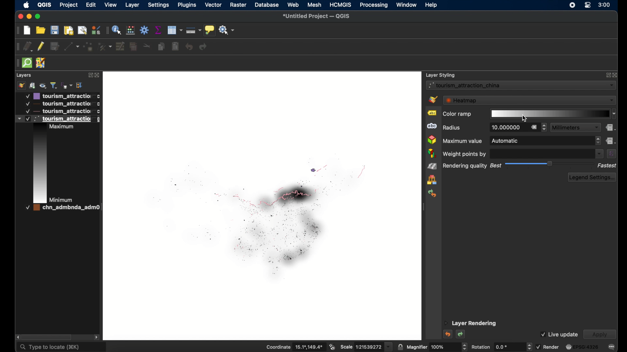  What do you see at coordinates (267, 5) in the screenshot?
I see `database` at bounding box center [267, 5].